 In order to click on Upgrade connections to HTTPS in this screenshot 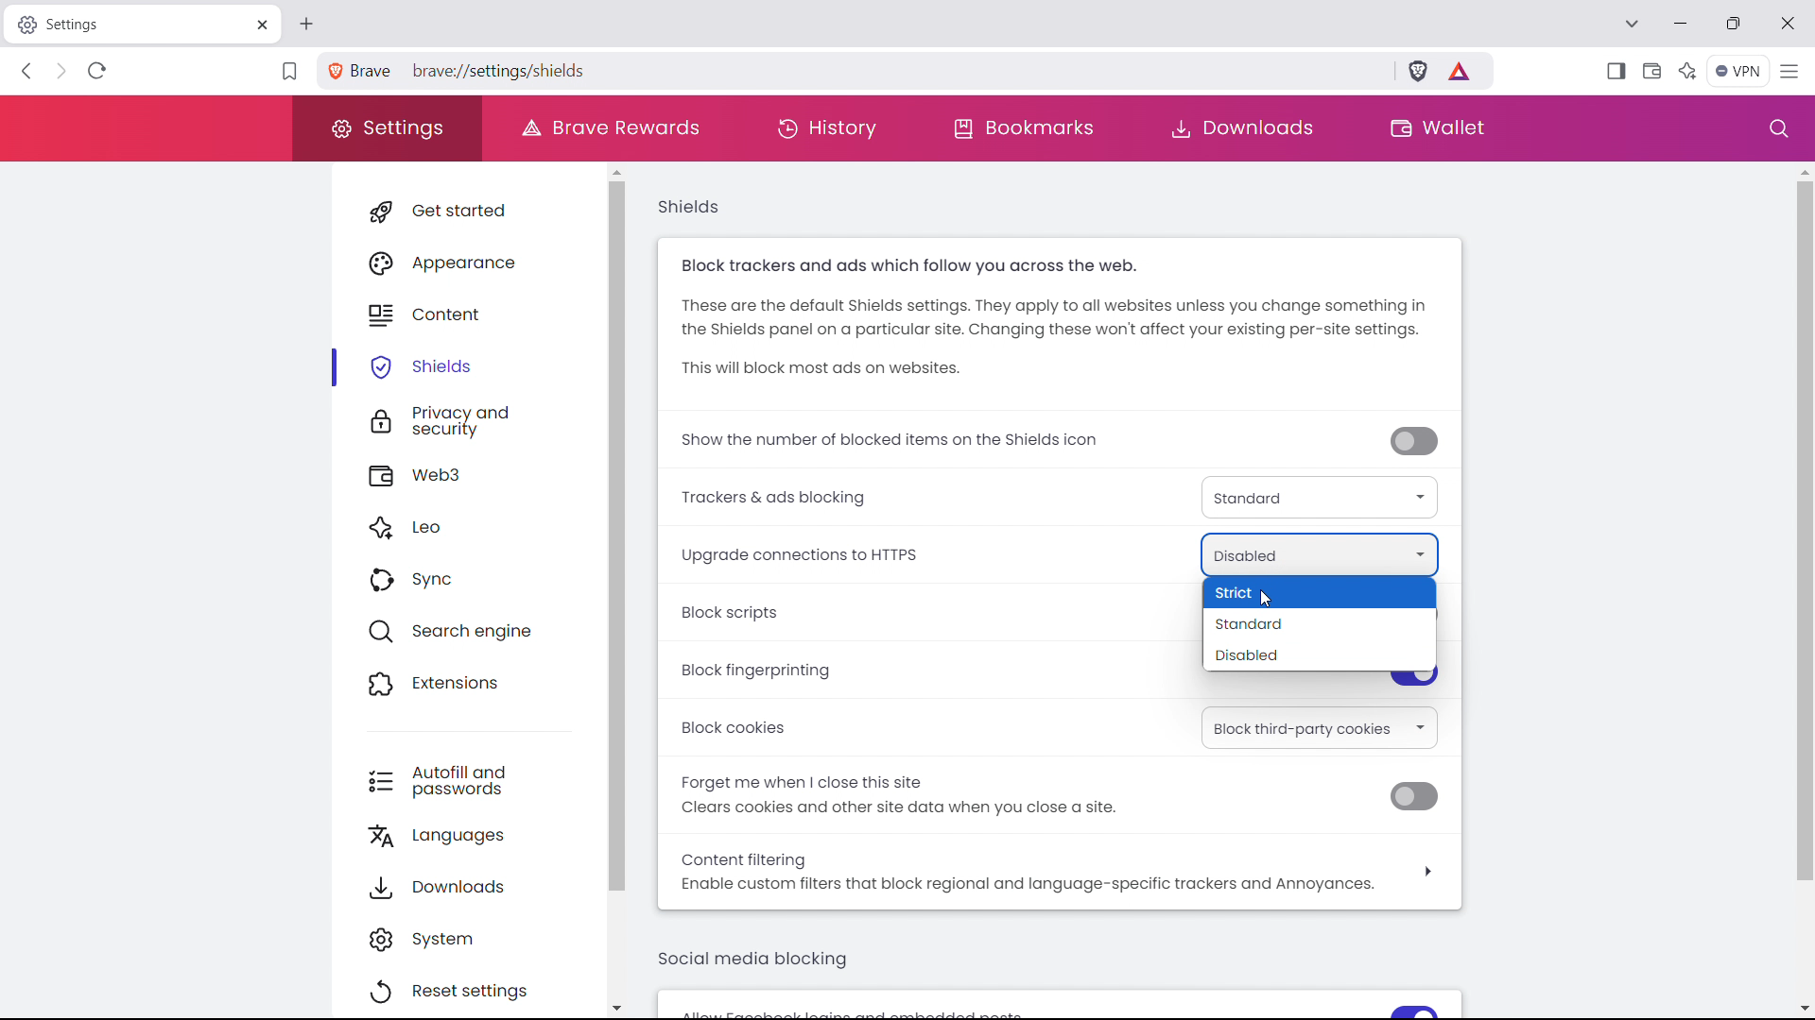, I will do `click(807, 552)`.